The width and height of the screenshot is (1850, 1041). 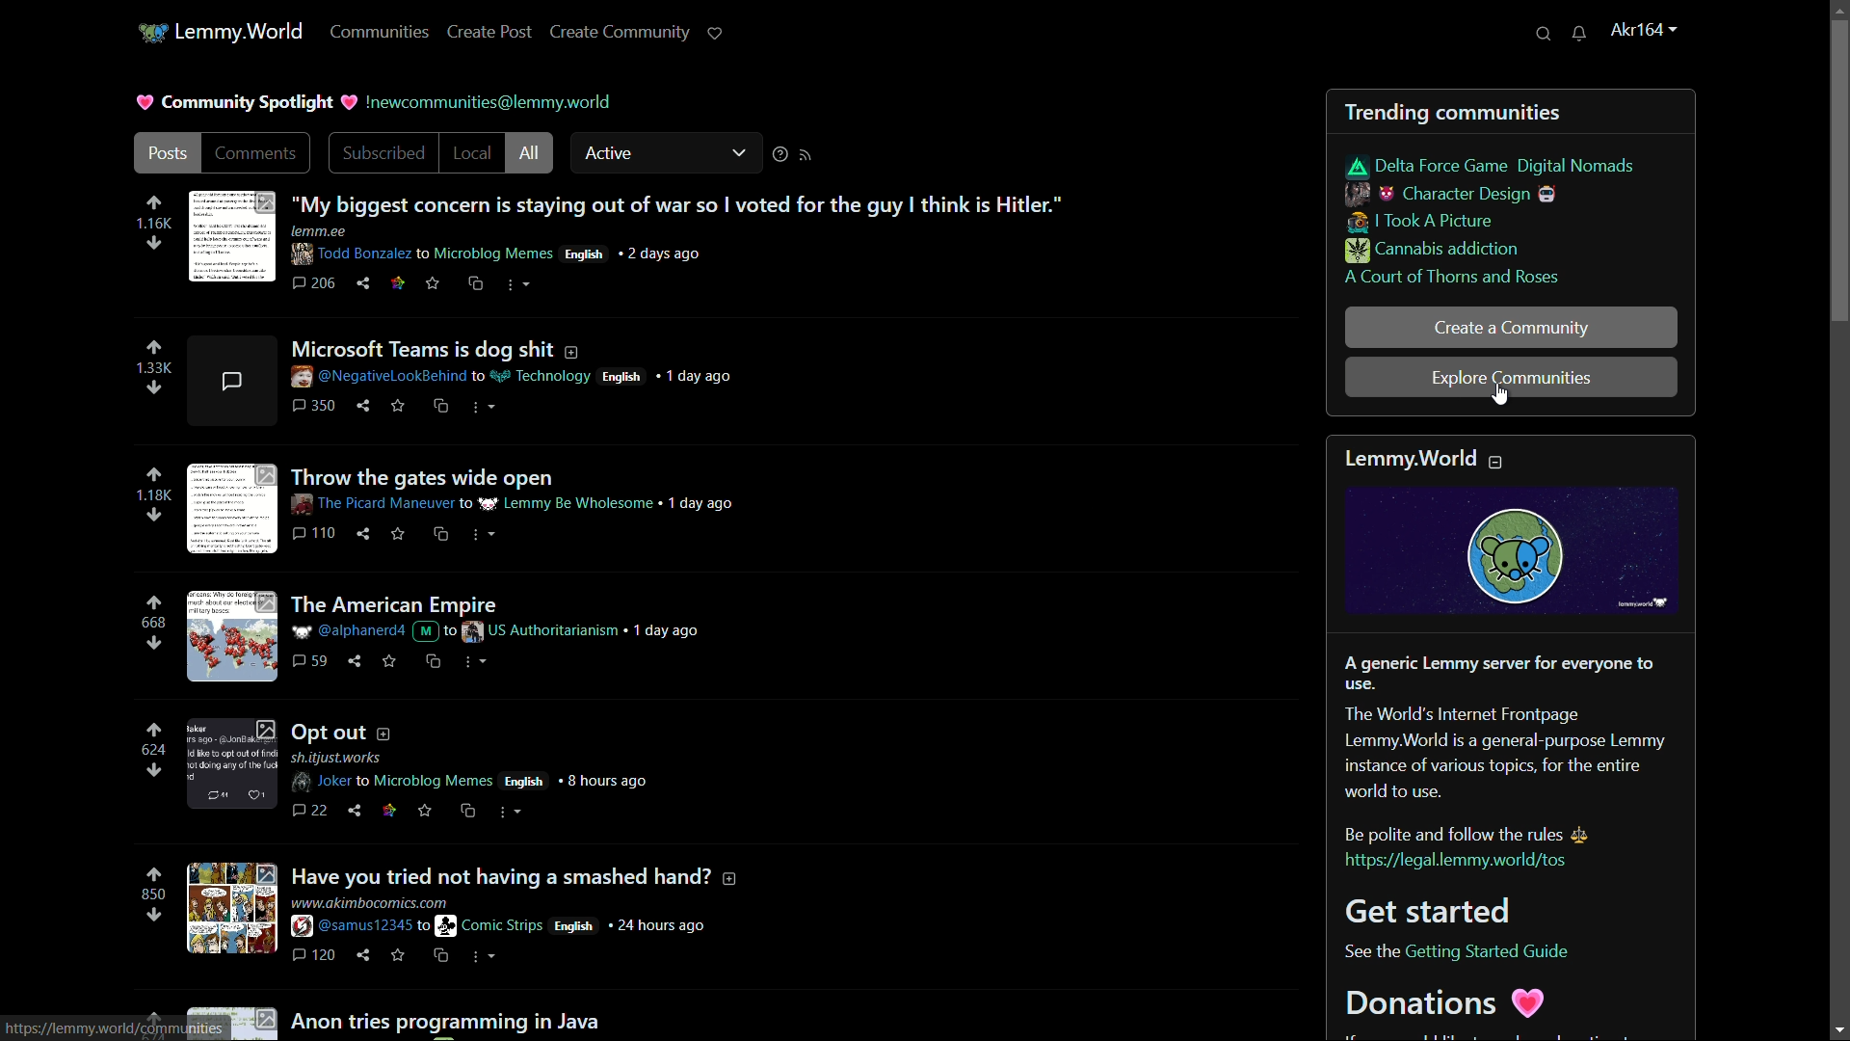 What do you see at coordinates (316, 285) in the screenshot?
I see `comments` at bounding box center [316, 285].